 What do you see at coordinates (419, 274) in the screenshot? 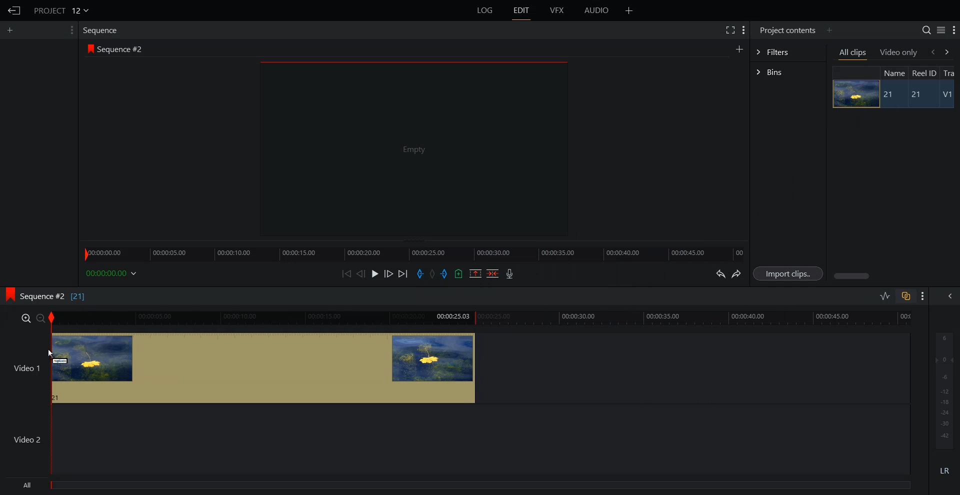
I see `Add an in Mark in current position` at bounding box center [419, 274].